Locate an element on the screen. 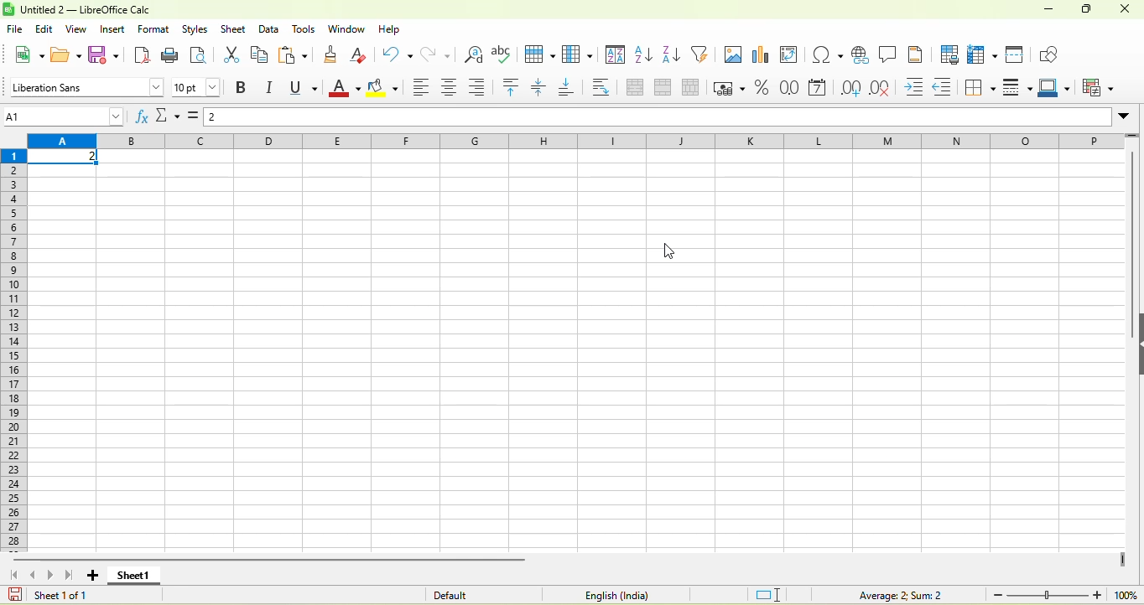  align right is located at coordinates (482, 87).